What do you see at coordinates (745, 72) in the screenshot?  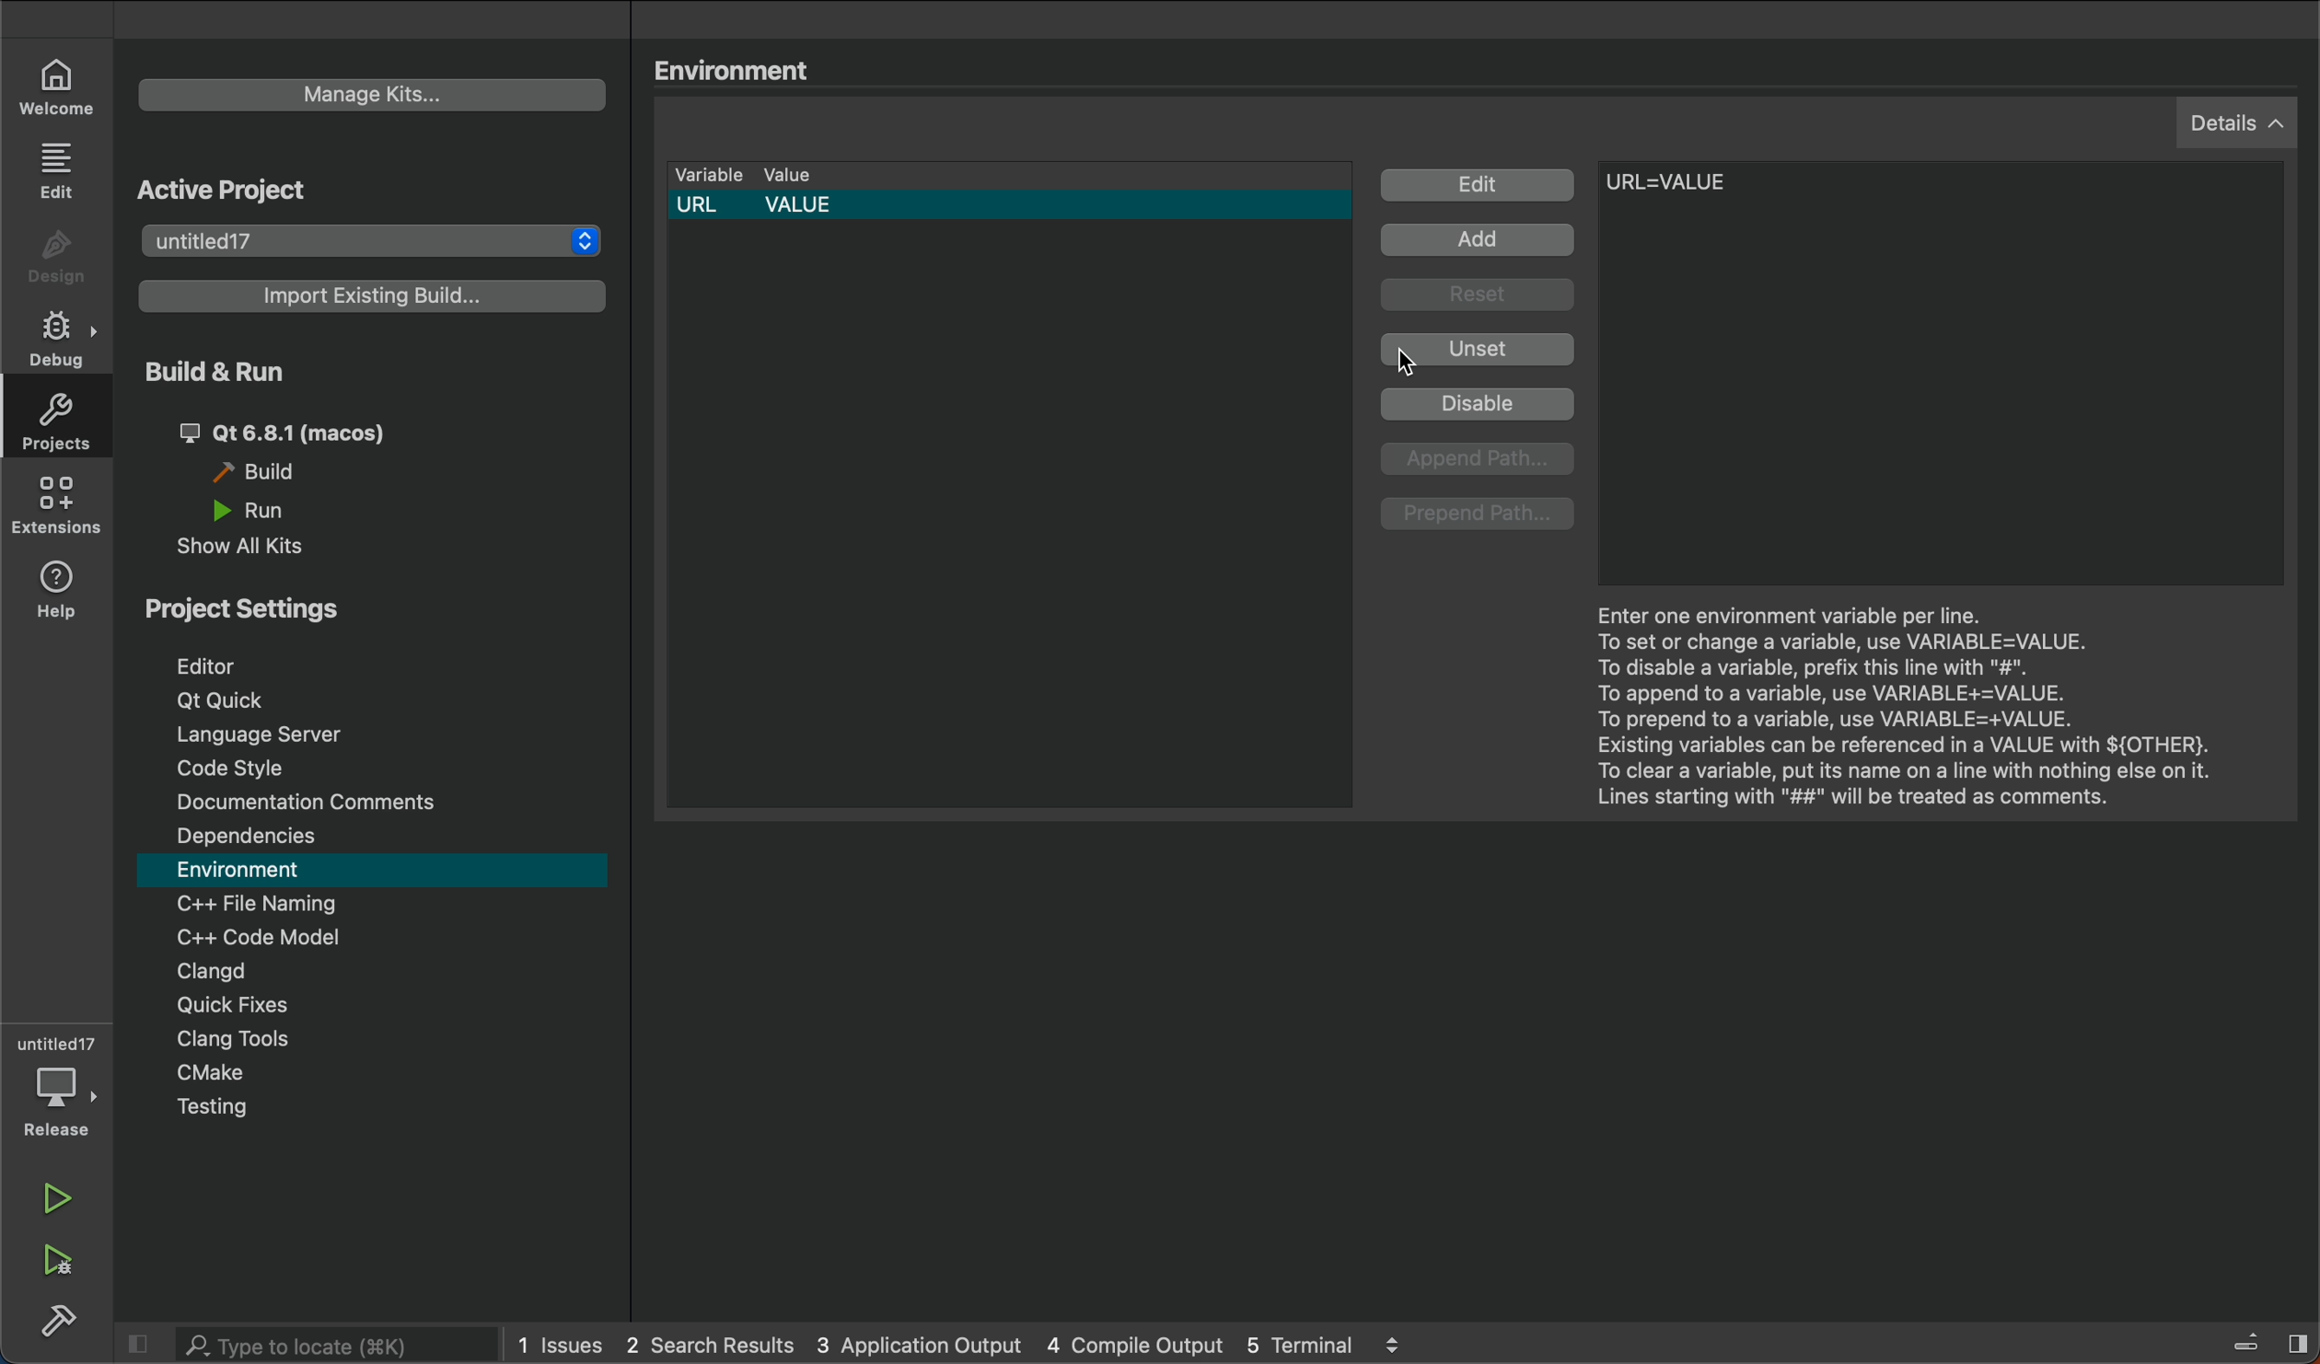 I see `environment` at bounding box center [745, 72].